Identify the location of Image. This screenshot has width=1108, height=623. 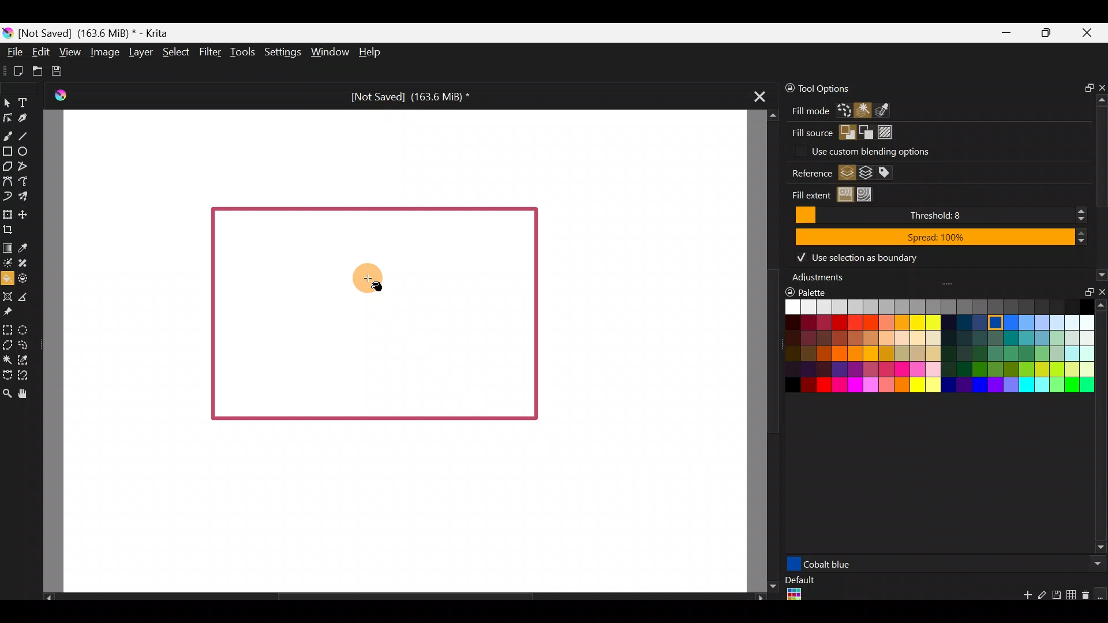
(105, 53).